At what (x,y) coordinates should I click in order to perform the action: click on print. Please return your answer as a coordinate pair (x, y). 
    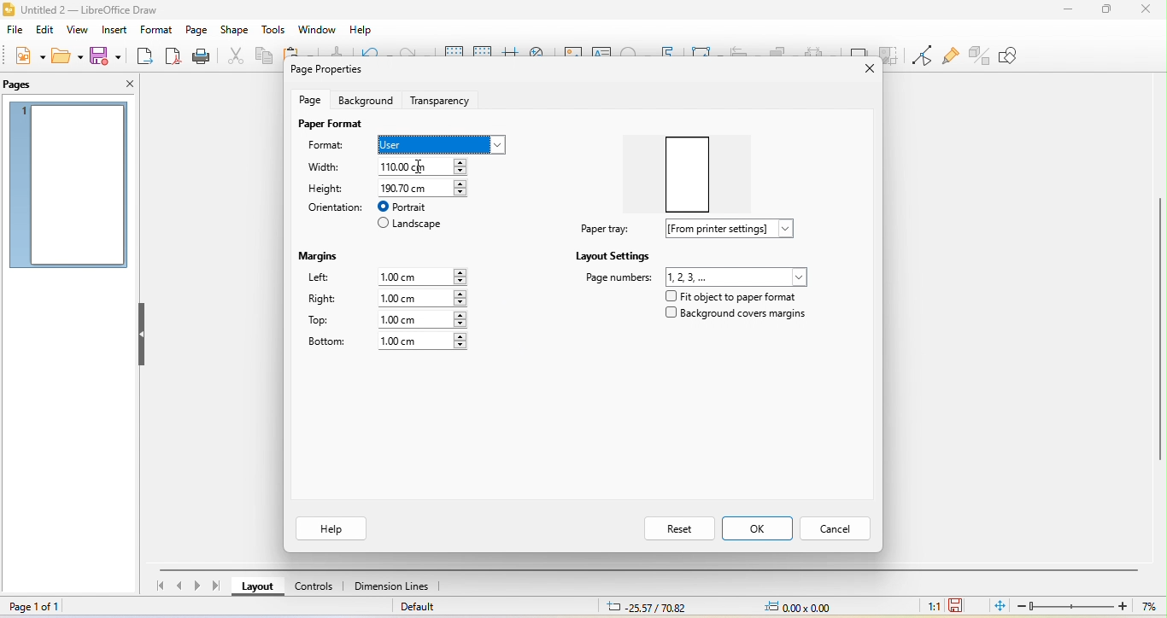
    Looking at the image, I should click on (200, 56).